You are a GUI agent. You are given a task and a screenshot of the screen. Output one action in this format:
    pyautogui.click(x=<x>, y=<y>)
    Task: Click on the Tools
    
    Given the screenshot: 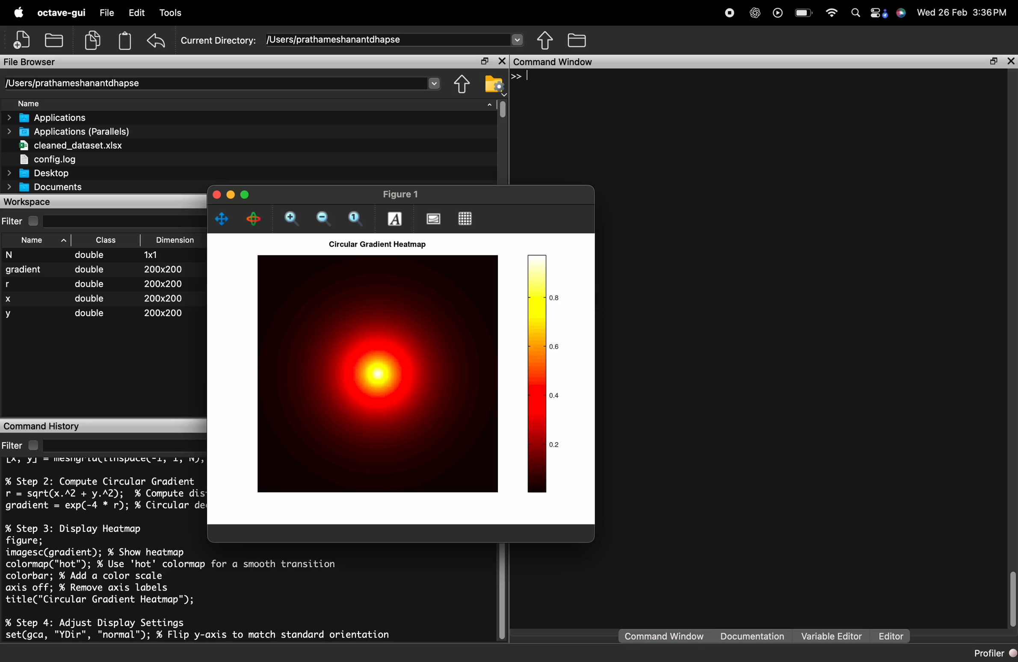 What is the action you would take?
    pyautogui.click(x=211, y=13)
    